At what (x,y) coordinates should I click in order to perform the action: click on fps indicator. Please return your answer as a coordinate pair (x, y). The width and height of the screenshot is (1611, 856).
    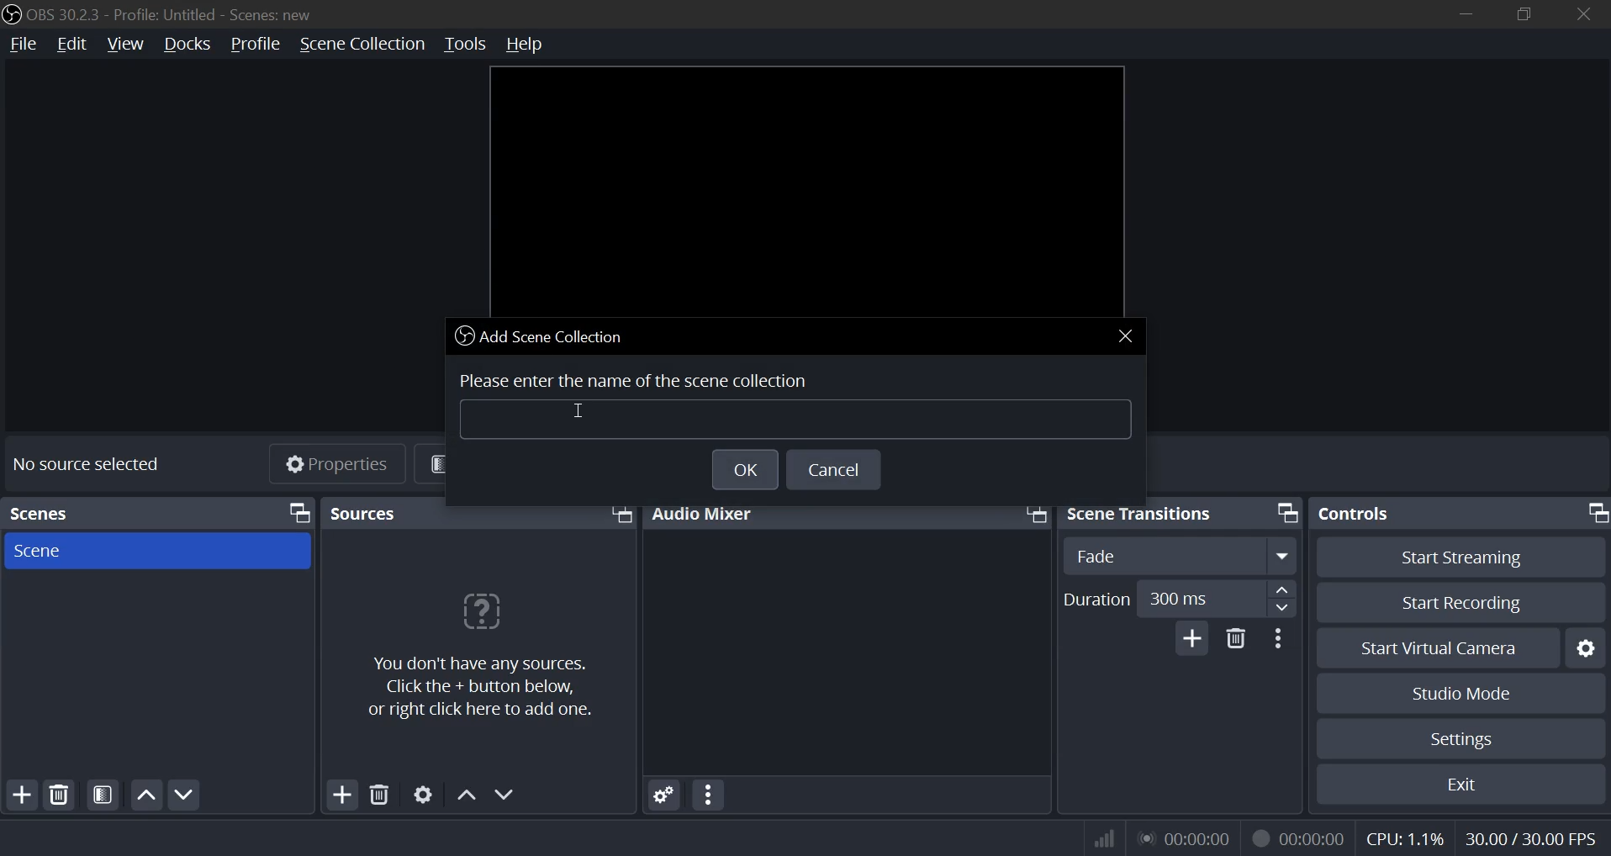
    Looking at the image, I should click on (1529, 837).